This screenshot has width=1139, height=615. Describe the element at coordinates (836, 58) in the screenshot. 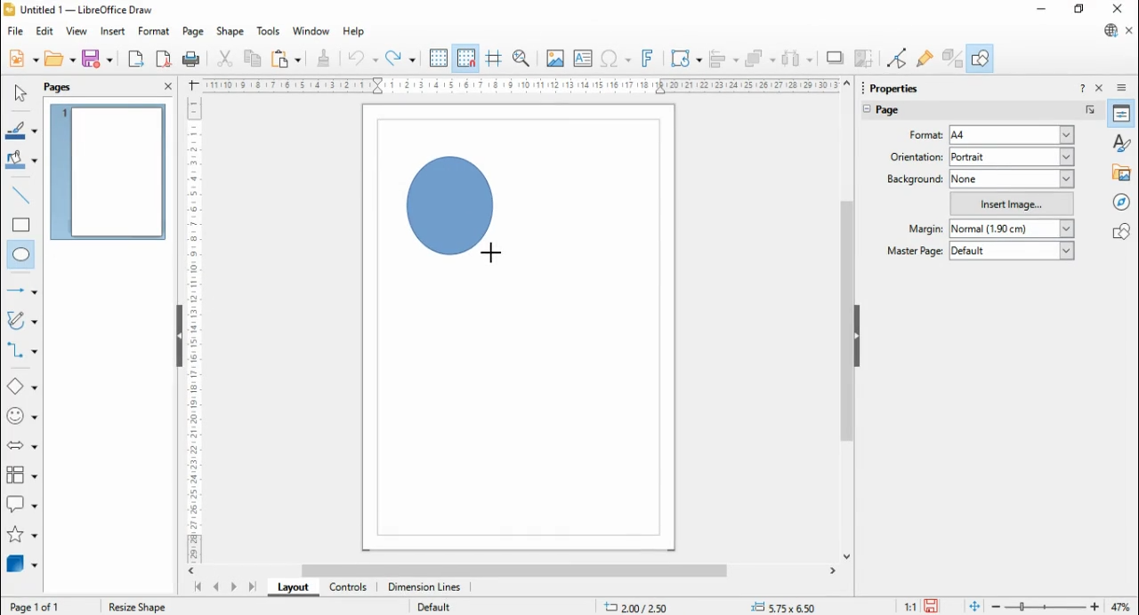

I see `shadow` at that location.